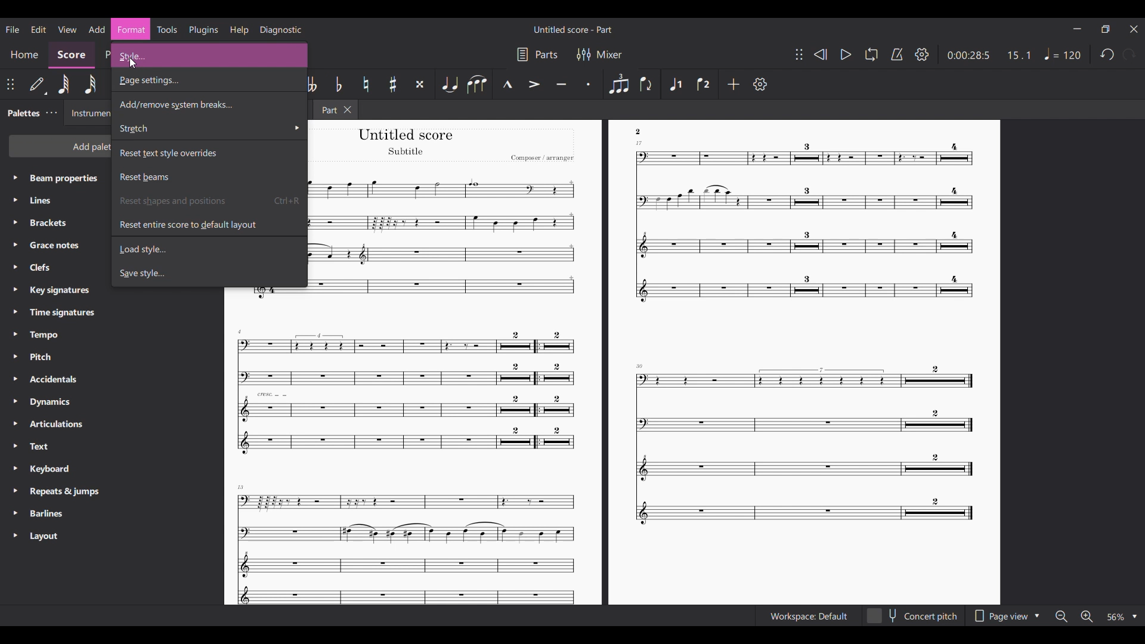  What do you see at coordinates (59, 147) in the screenshot?
I see `Add palette` at bounding box center [59, 147].